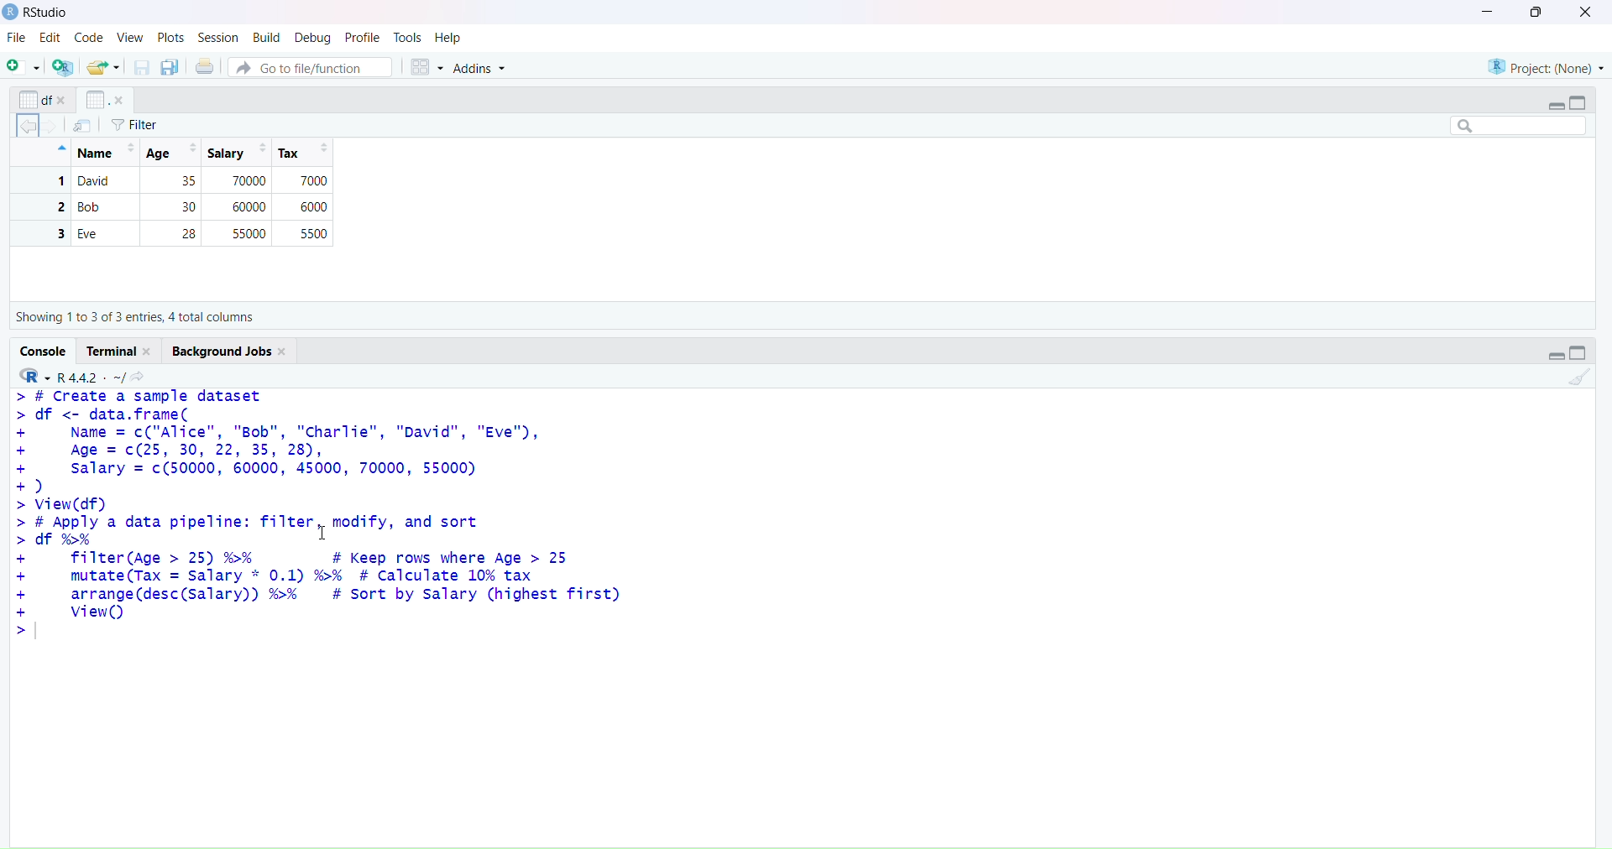 Image resolution: width=1612 pixels, height=849 pixels. What do you see at coordinates (311, 67) in the screenshot?
I see `go to file/function` at bounding box center [311, 67].